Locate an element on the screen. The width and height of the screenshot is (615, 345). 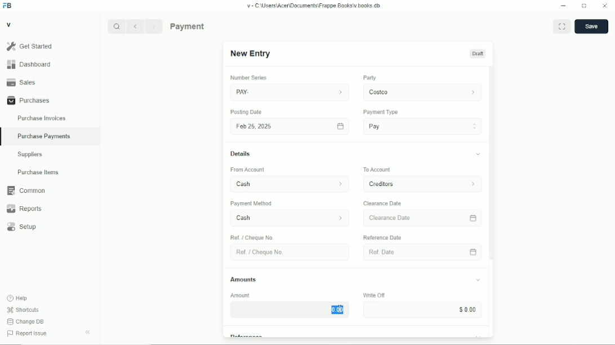
Pay is located at coordinates (422, 127).